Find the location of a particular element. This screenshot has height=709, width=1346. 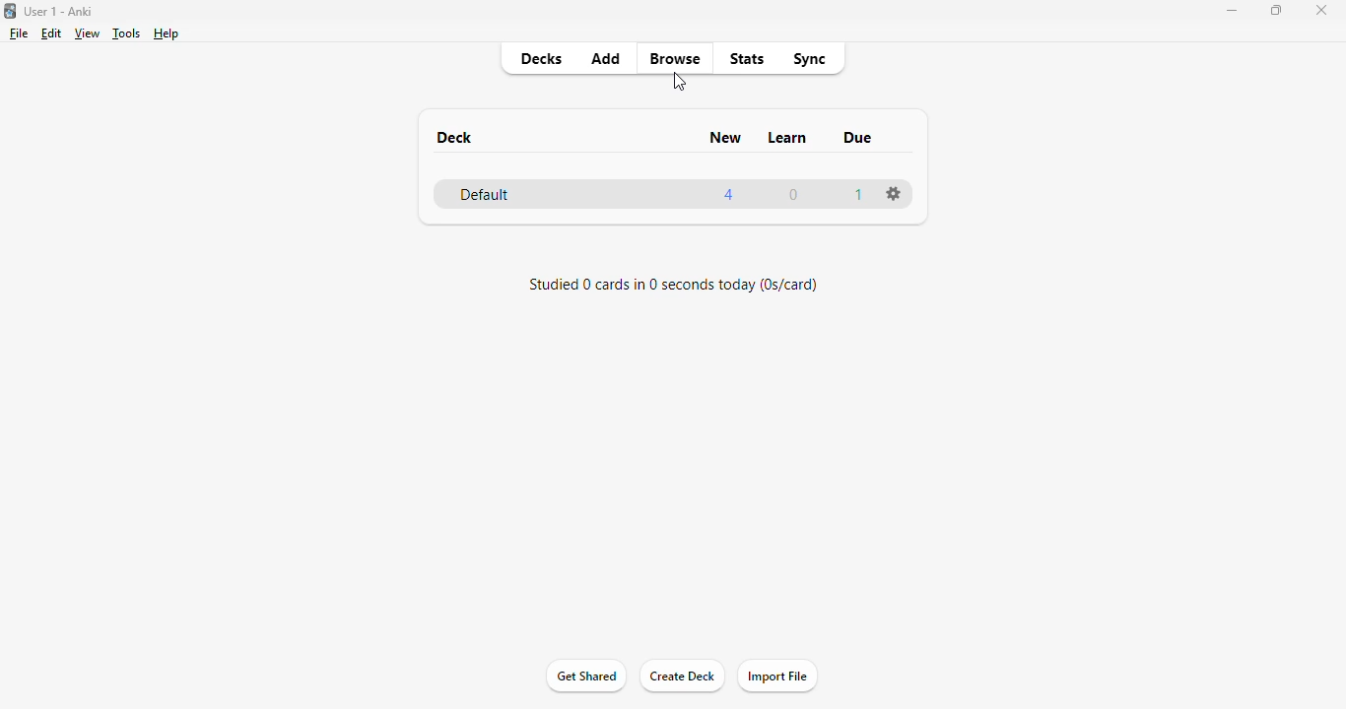

due is located at coordinates (859, 137).